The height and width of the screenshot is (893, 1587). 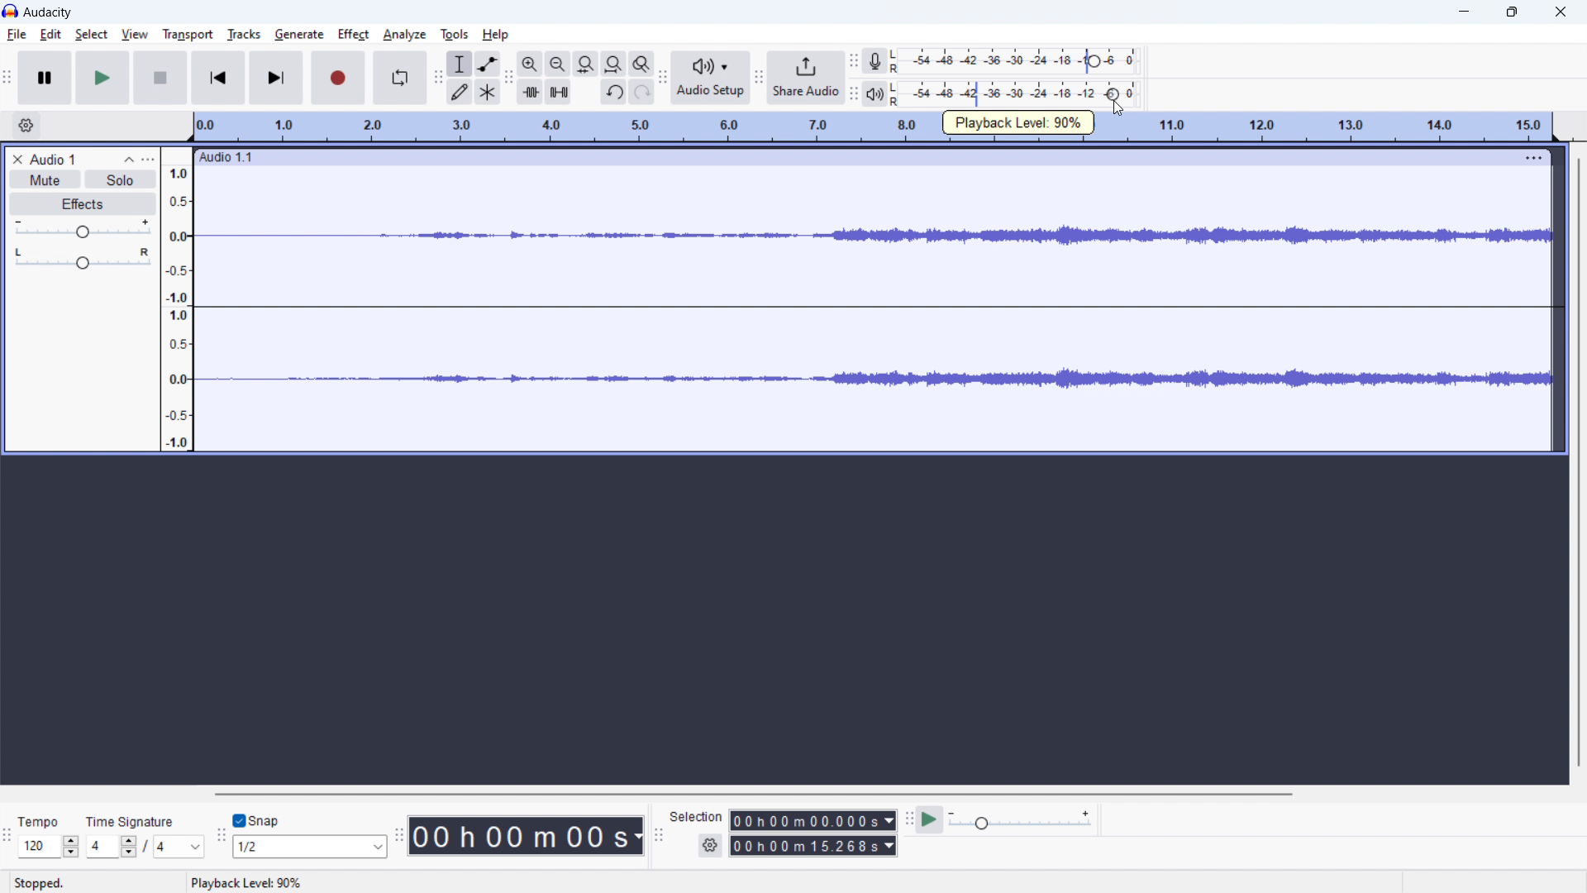 I want to click on play at speed, so click(x=930, y=820).